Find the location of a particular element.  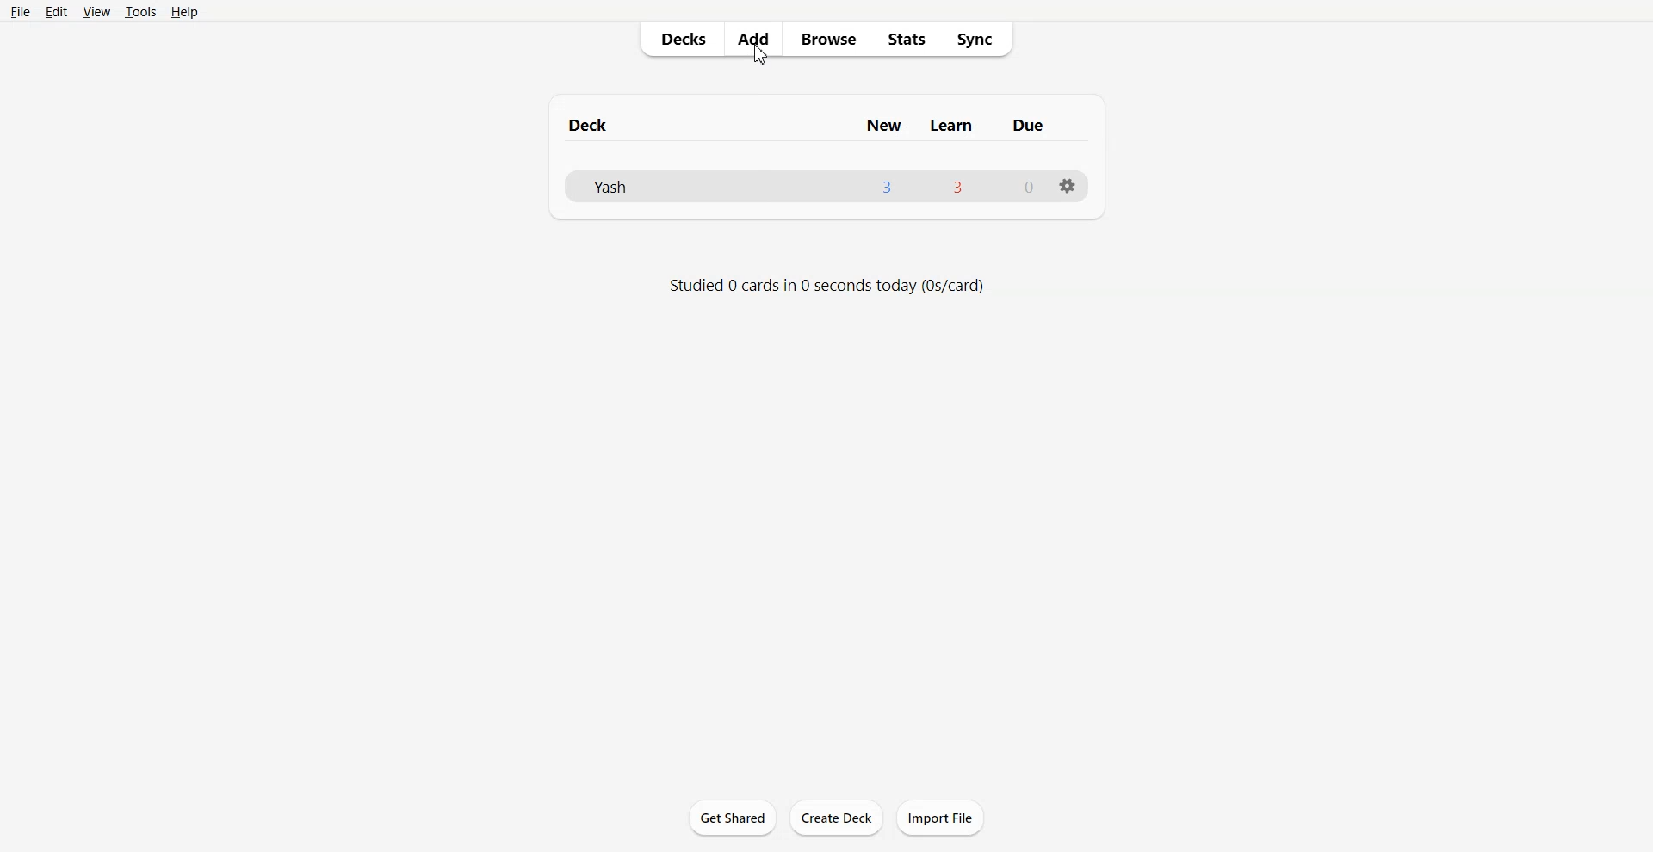

Text 1 is located at coordinates (613, 123).